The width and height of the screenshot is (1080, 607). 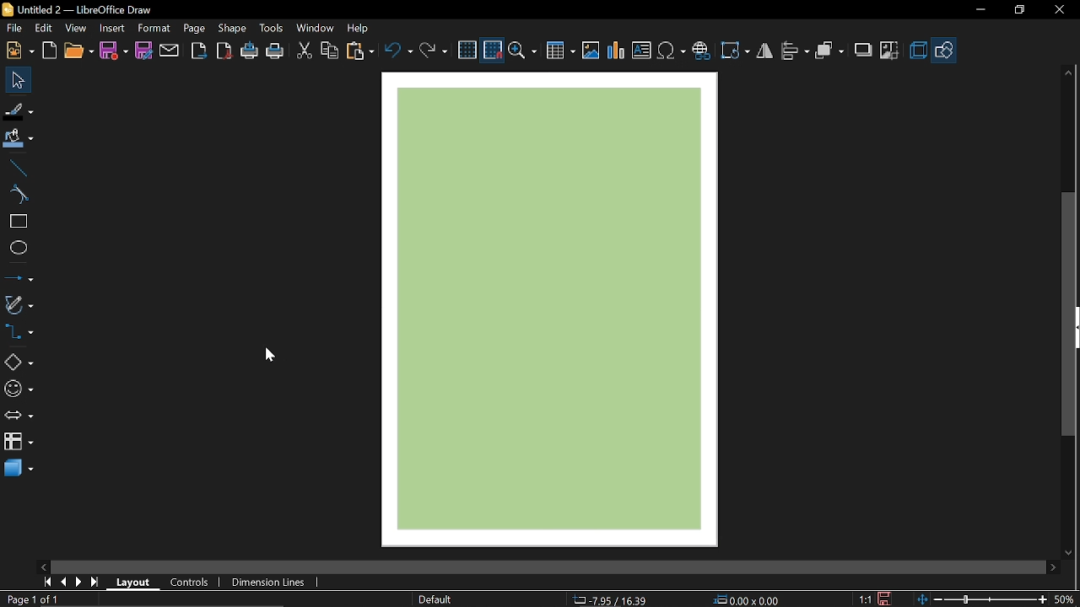 What do you see at coordinates (736, 51) in the screenshot?
I see `Rotate` at bounding box center [736, 51].